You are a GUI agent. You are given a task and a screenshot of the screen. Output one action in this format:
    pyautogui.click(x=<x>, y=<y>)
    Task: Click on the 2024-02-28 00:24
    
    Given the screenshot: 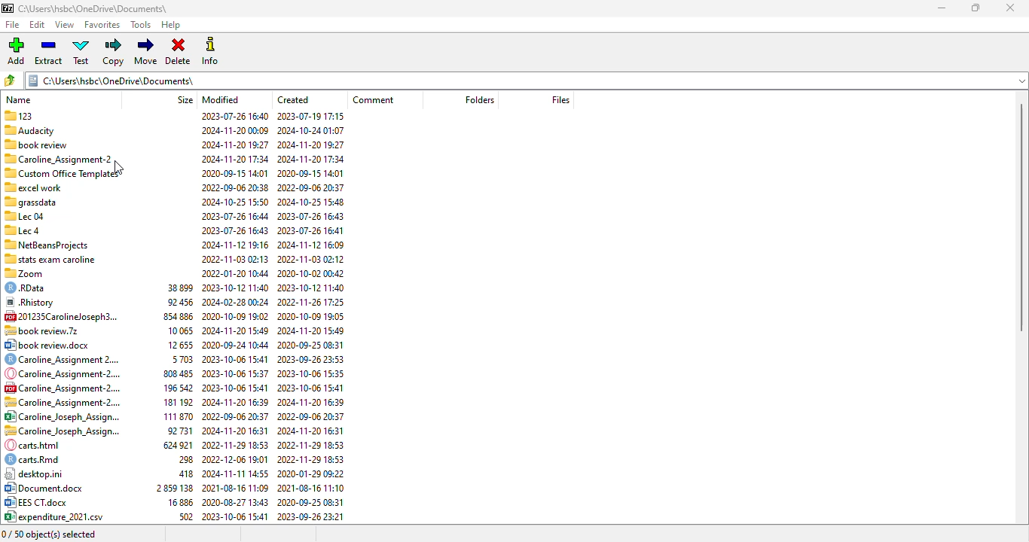 What is the action you would take?
    pyautogui.click(x=235, y=302)
    